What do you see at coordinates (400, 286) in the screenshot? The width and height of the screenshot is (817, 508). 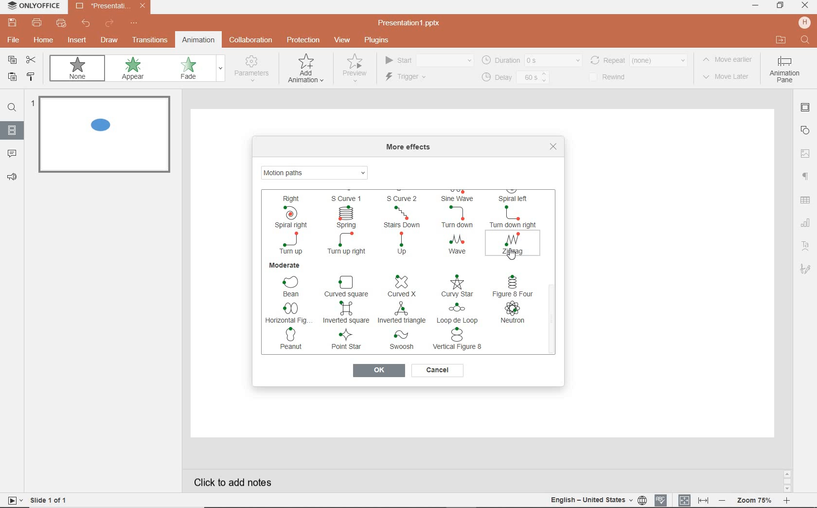 I see `curved x` at bounding box center [400, 286].